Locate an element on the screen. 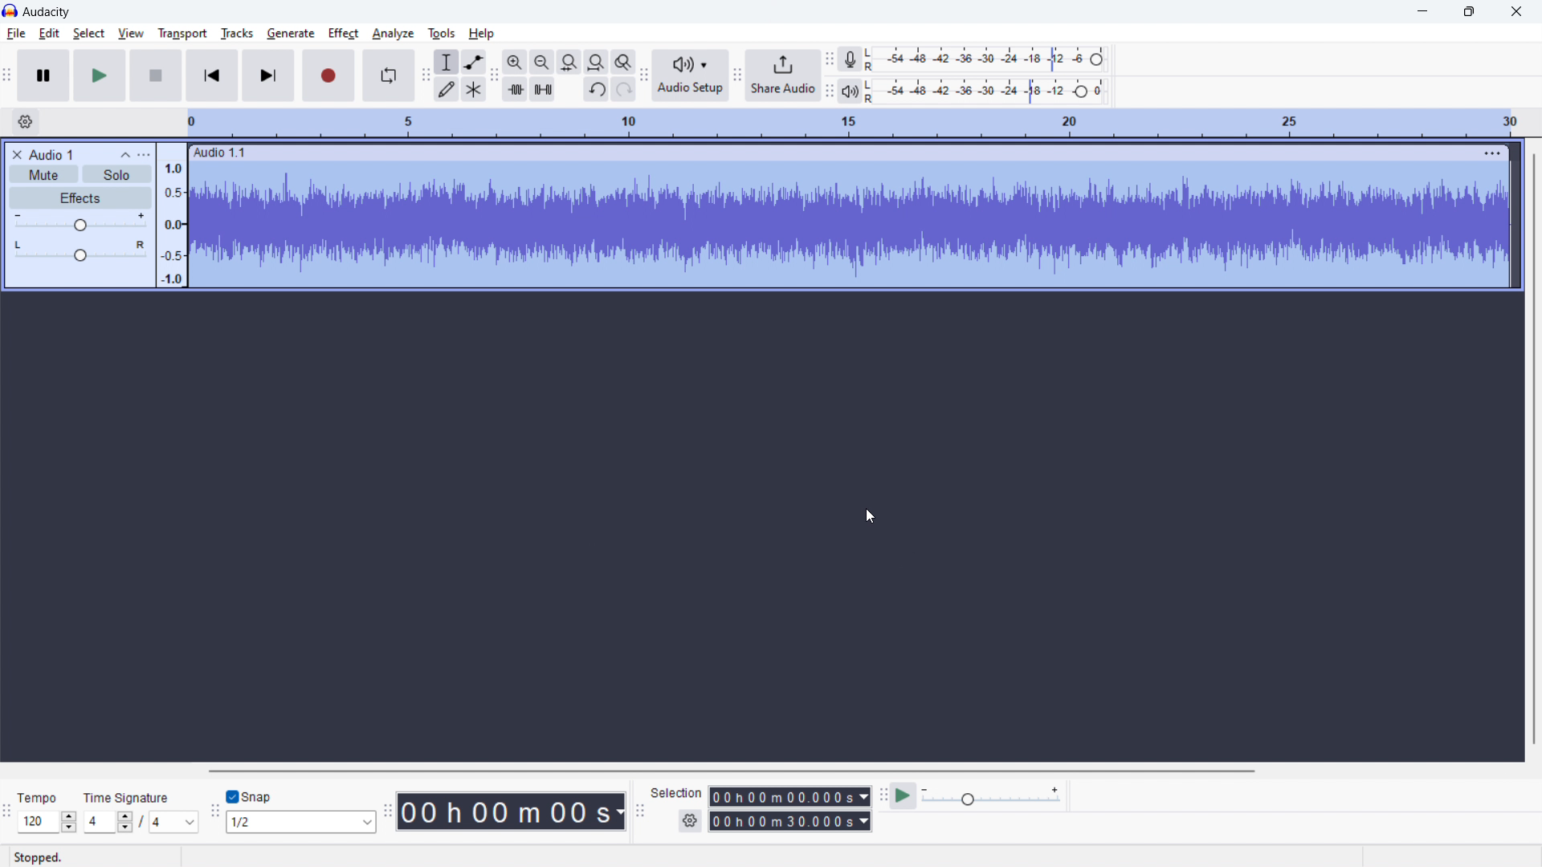  redo is located at coordinates (622, 89).